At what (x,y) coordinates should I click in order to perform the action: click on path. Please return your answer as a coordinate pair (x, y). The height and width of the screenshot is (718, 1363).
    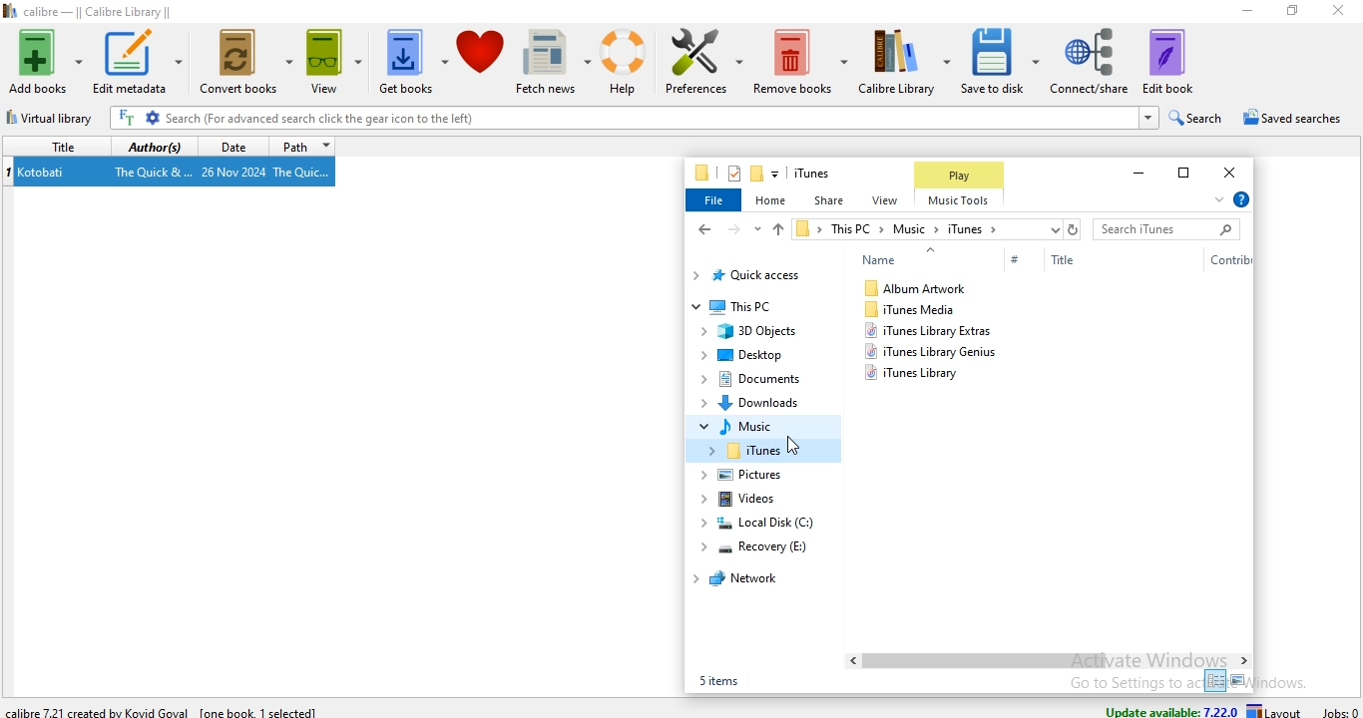
    Looking at the image, I should click on (304, 146).